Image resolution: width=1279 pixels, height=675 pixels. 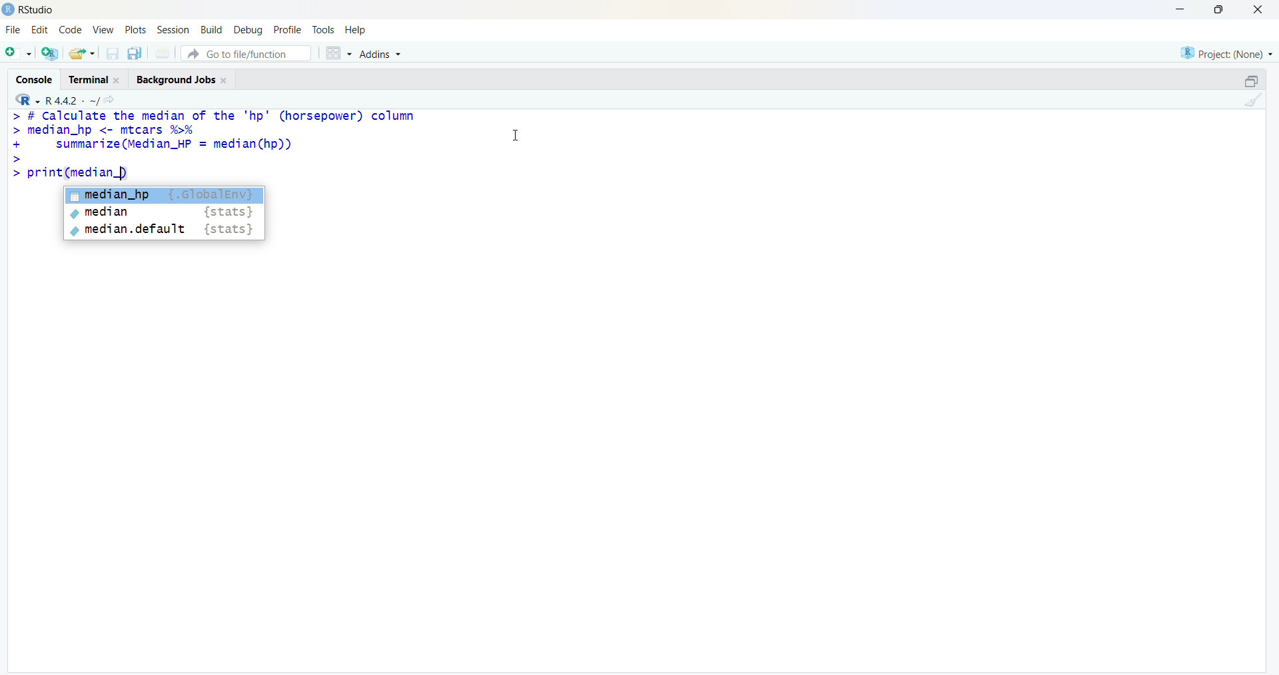 What do you see at coordinates (104, 31) in the screenshot?
I see `view` at bounding box center [104, 31].